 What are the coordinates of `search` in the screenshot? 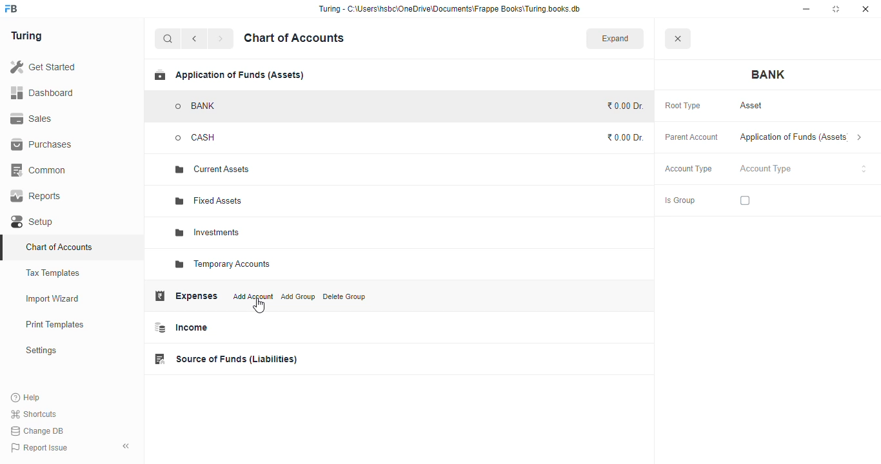 It's located at (168, 39).